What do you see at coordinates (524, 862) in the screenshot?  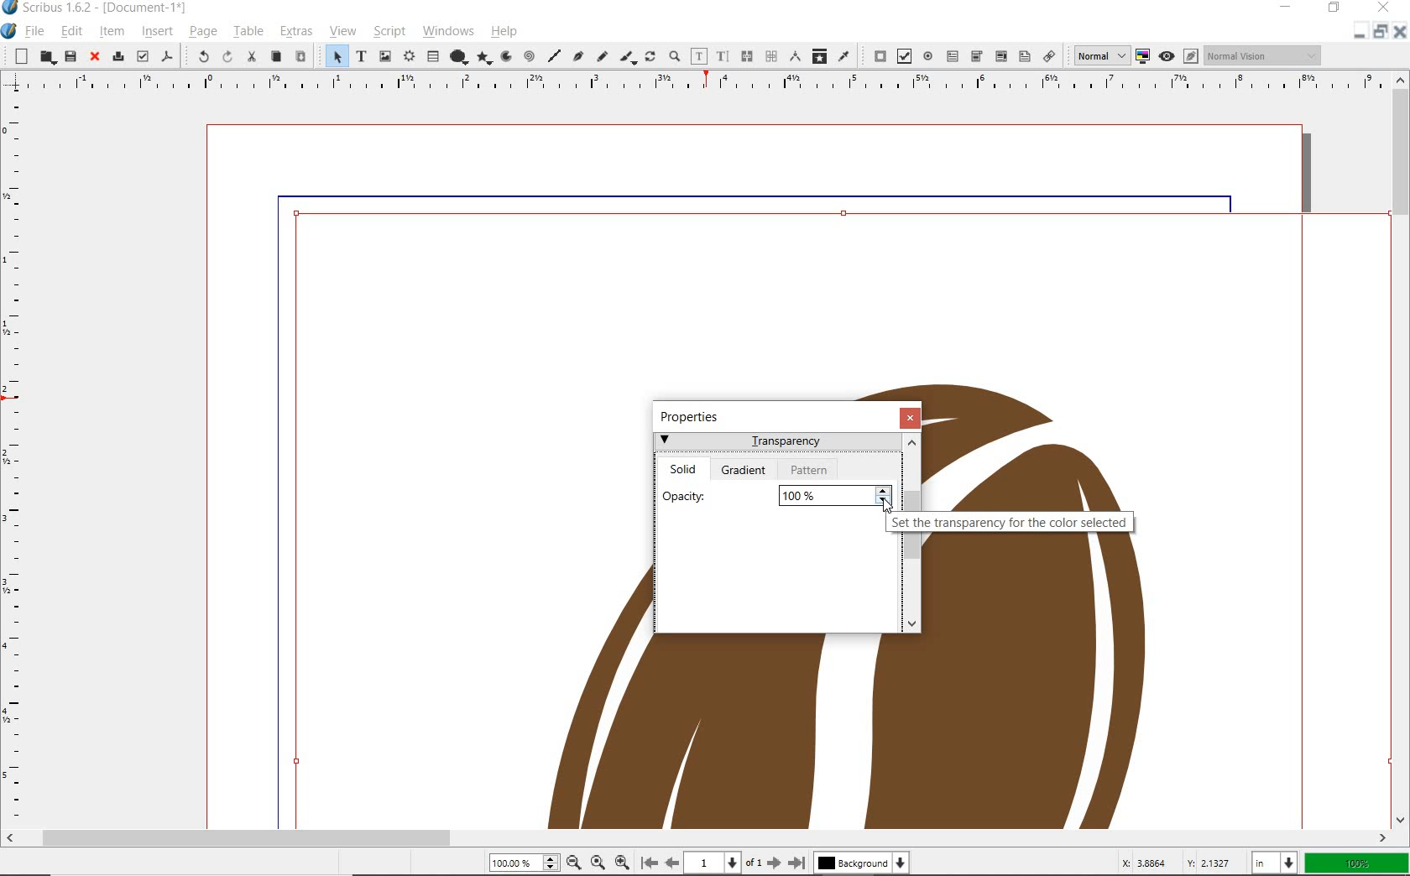 I see `Zoom 100.00%` at bounding box center [524, 862].